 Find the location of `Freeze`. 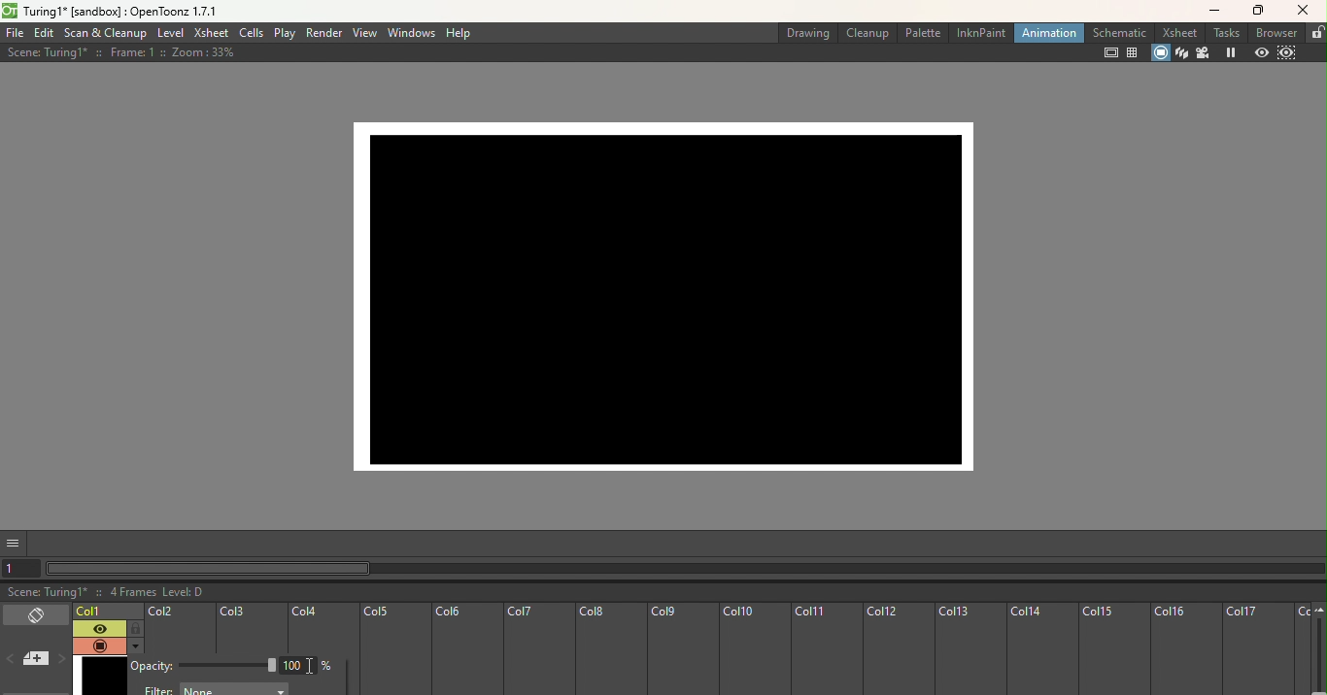

Freeze is located at coordinates (1228, 52).